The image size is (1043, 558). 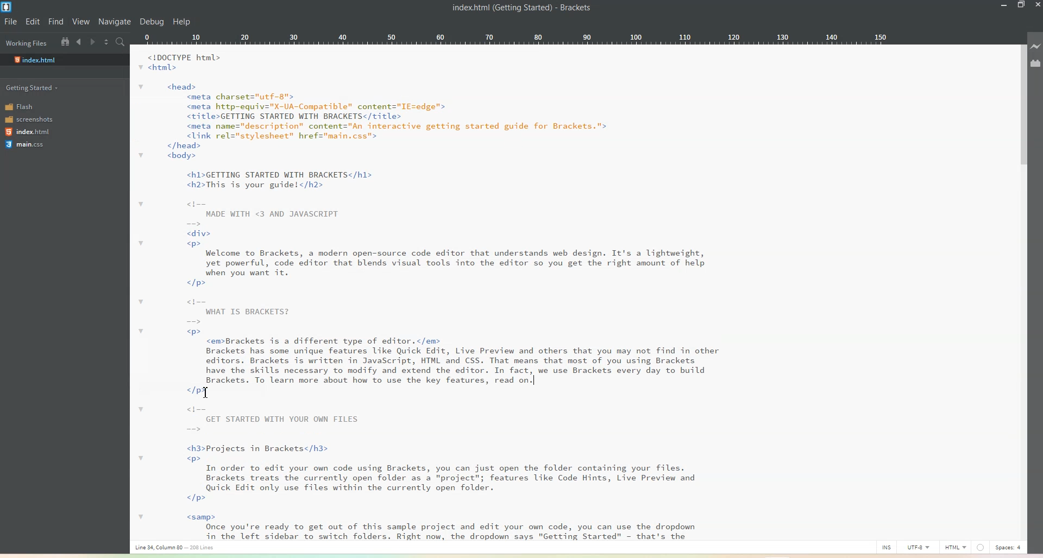 I want to click on main.css, so click(x=25, y=145).